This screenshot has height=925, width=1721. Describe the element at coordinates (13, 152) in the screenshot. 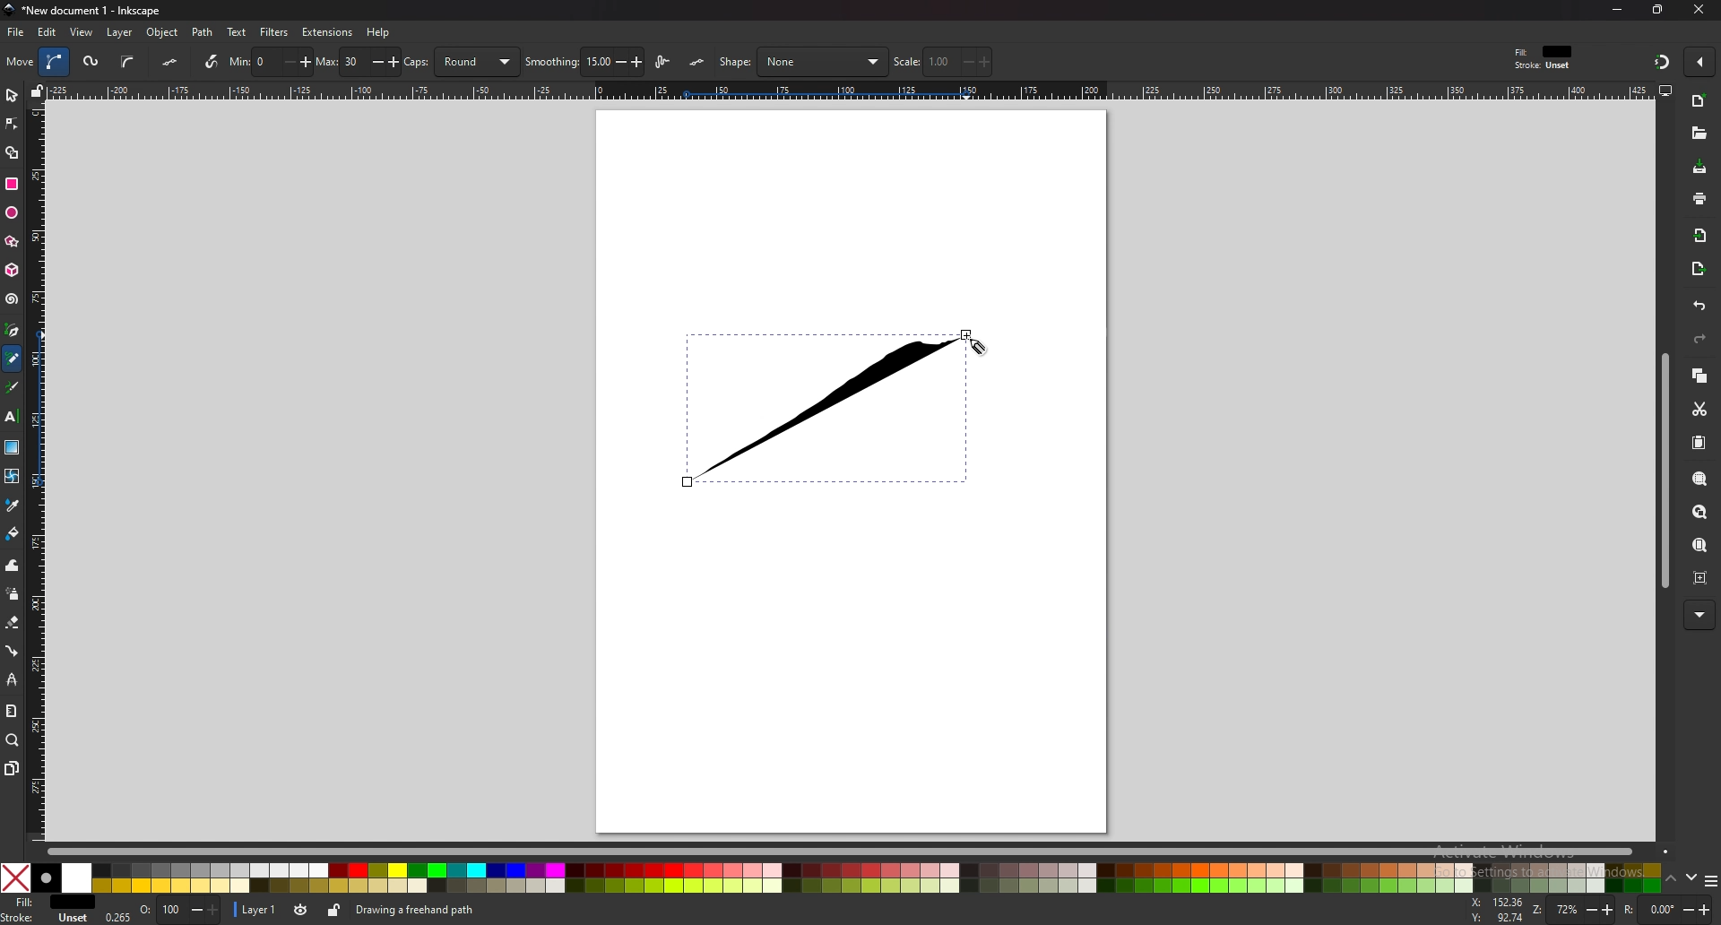

I see `shape builder` at that location.